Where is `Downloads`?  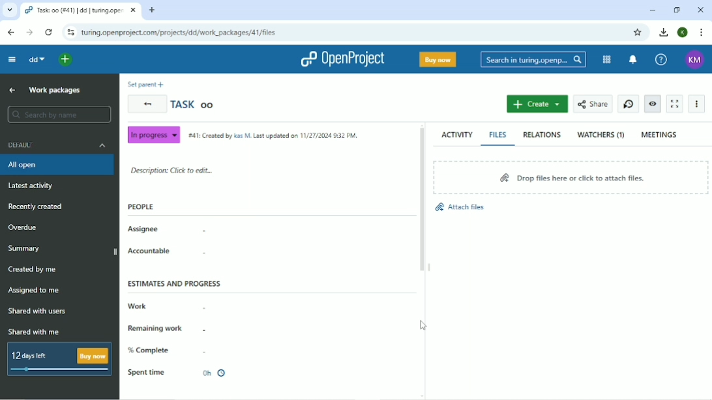 Downloads is located at coordinates (664, 33).